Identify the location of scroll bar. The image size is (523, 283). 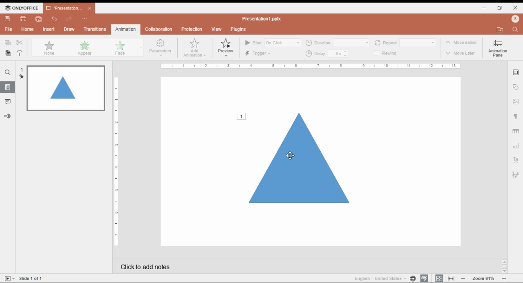
(504, 267).